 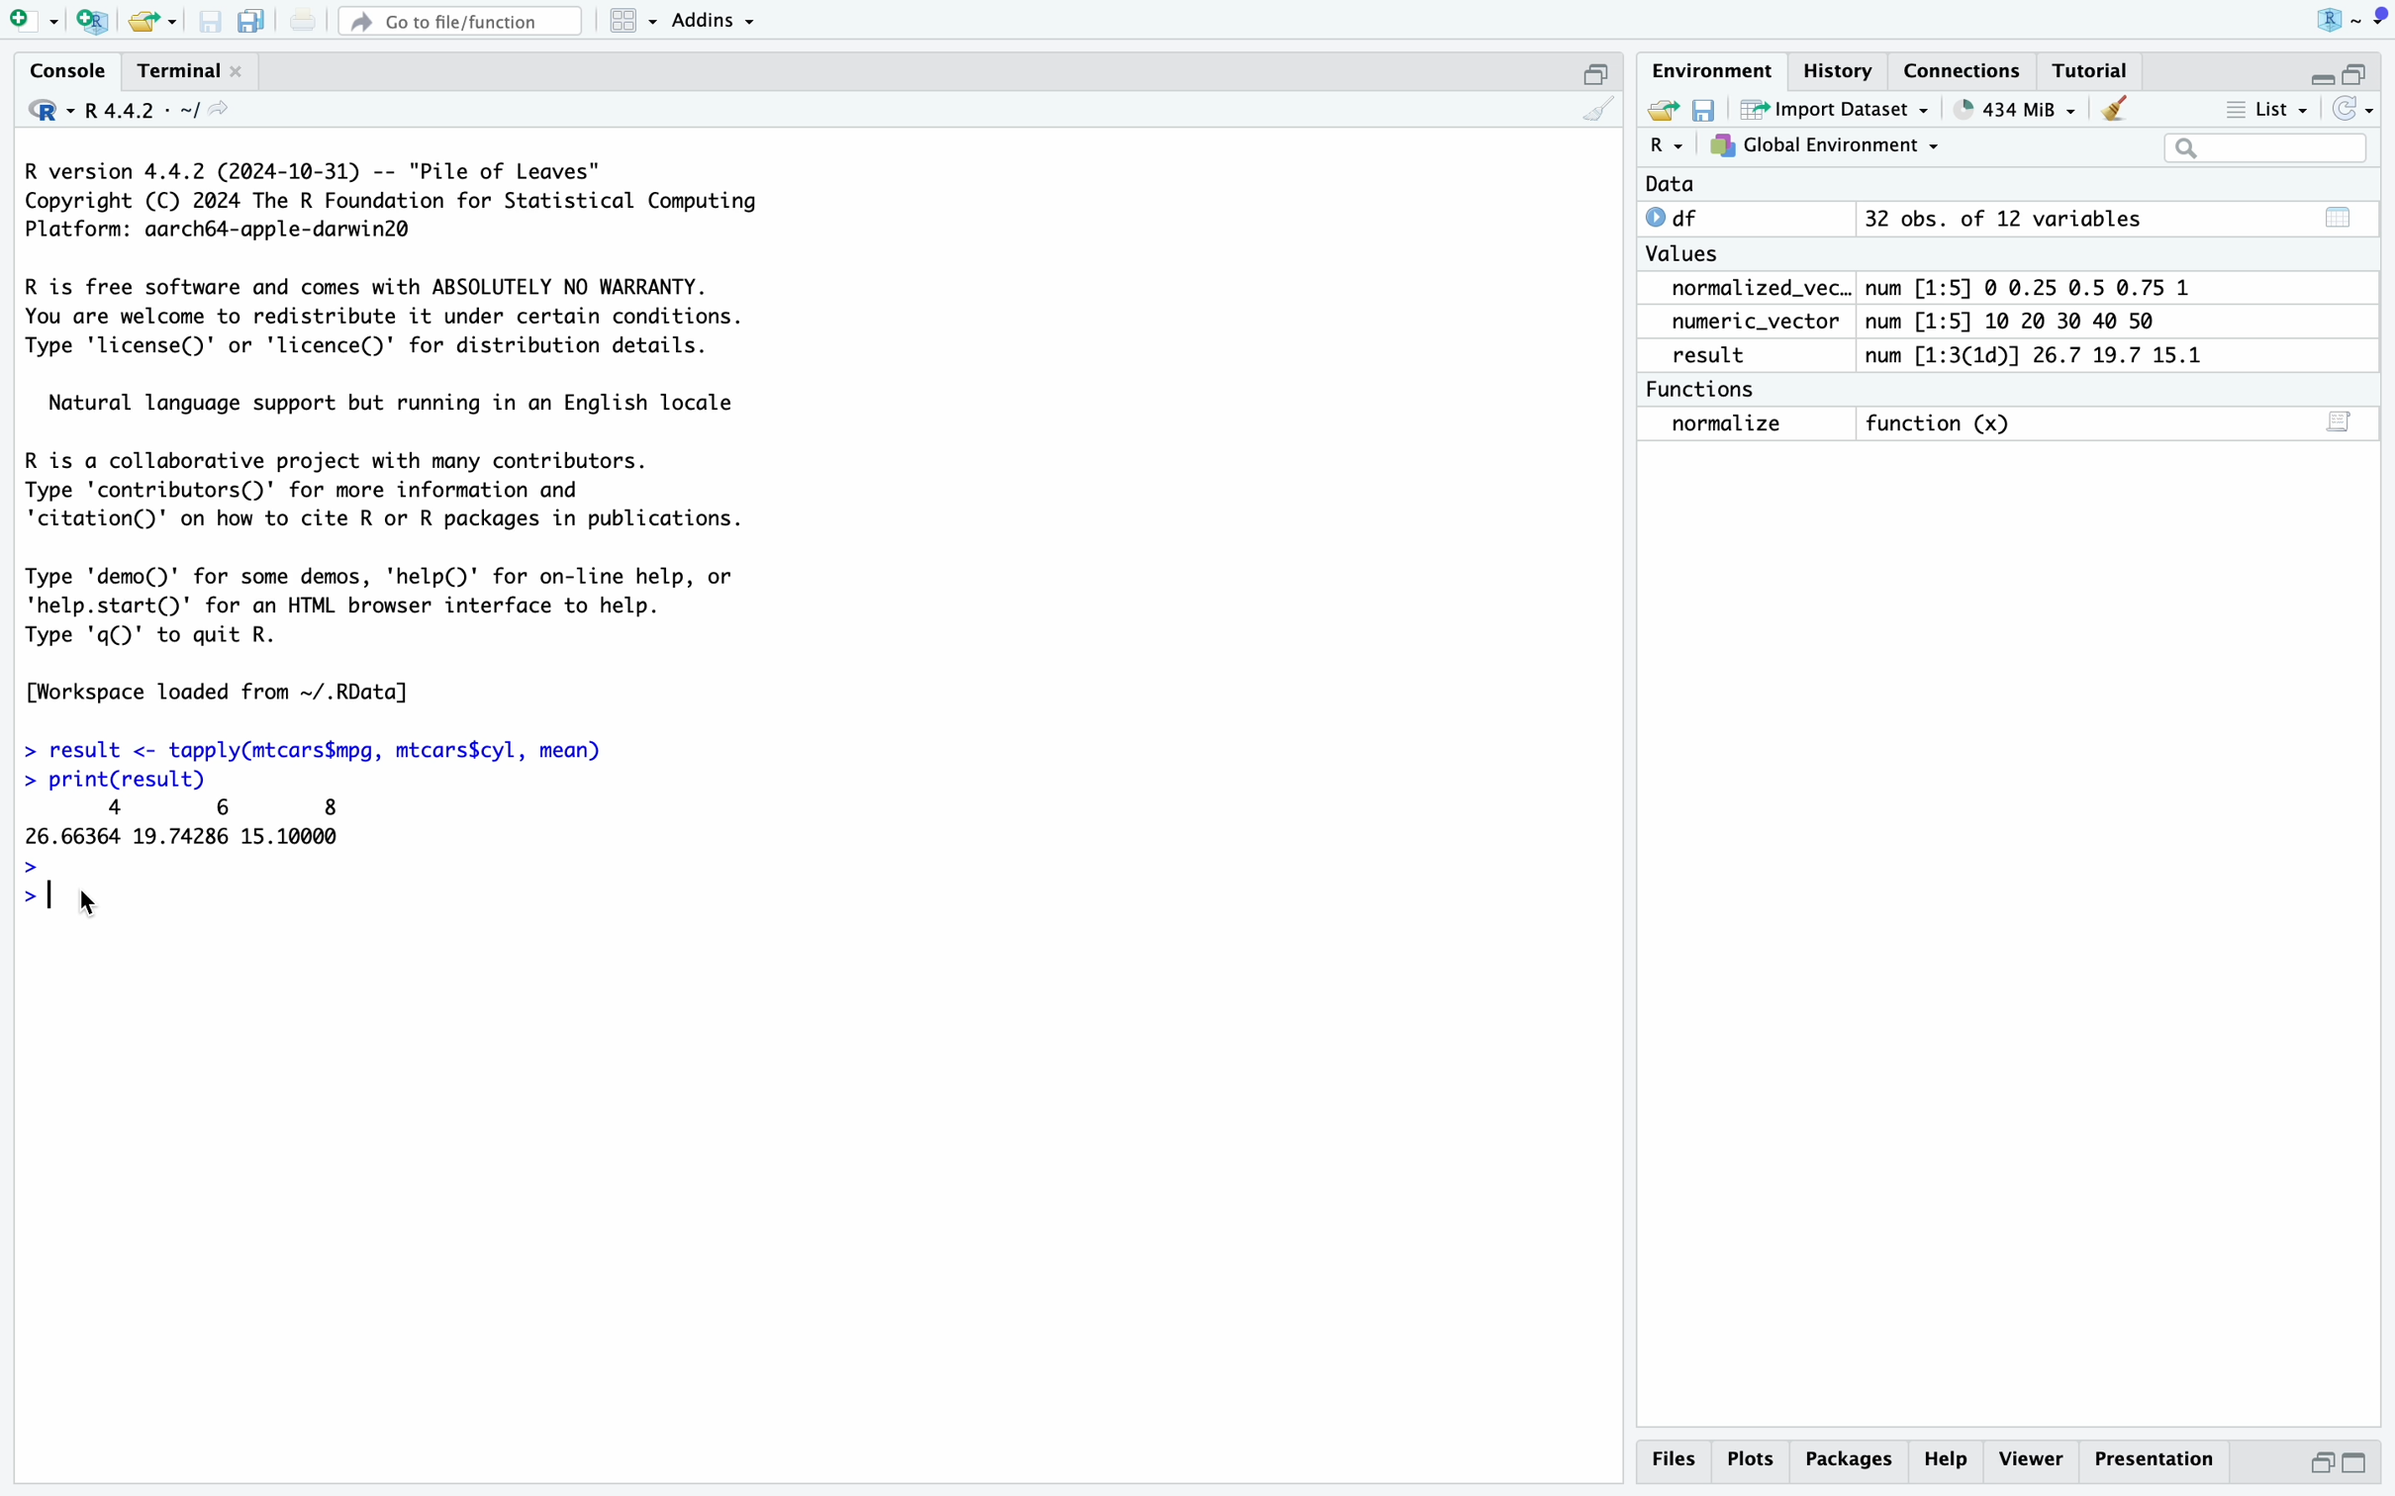 What do you see at coordinates (2036, 355) in the screenshot?
I see `num [1:3(1d)] 26.7 19.7 15.1` at bounding box center [2036, 355].